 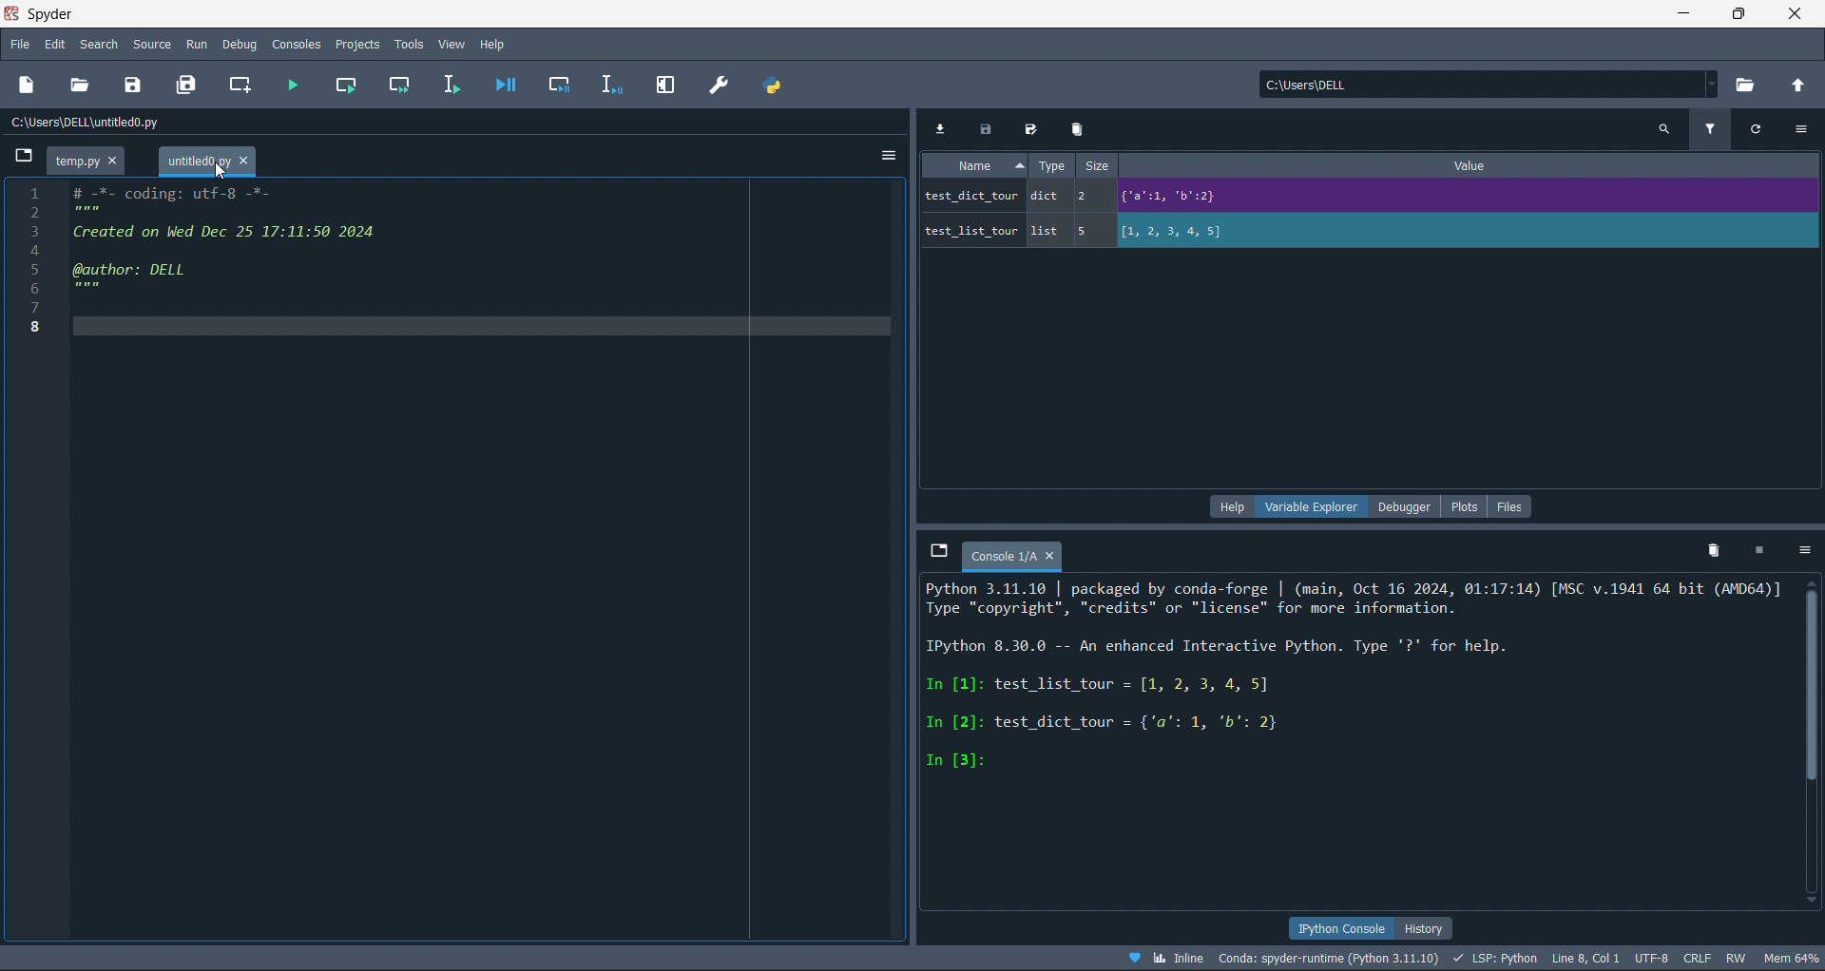 What do you see at coordinates (1080, 129) in the screenshot?
I see `remove variable` at bounding box center [1080, 129].